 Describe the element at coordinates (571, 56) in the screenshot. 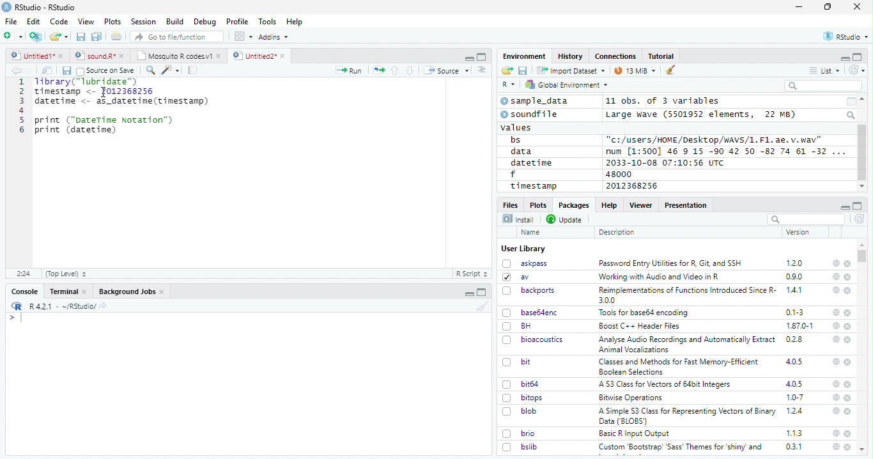

I see `History` at that location.